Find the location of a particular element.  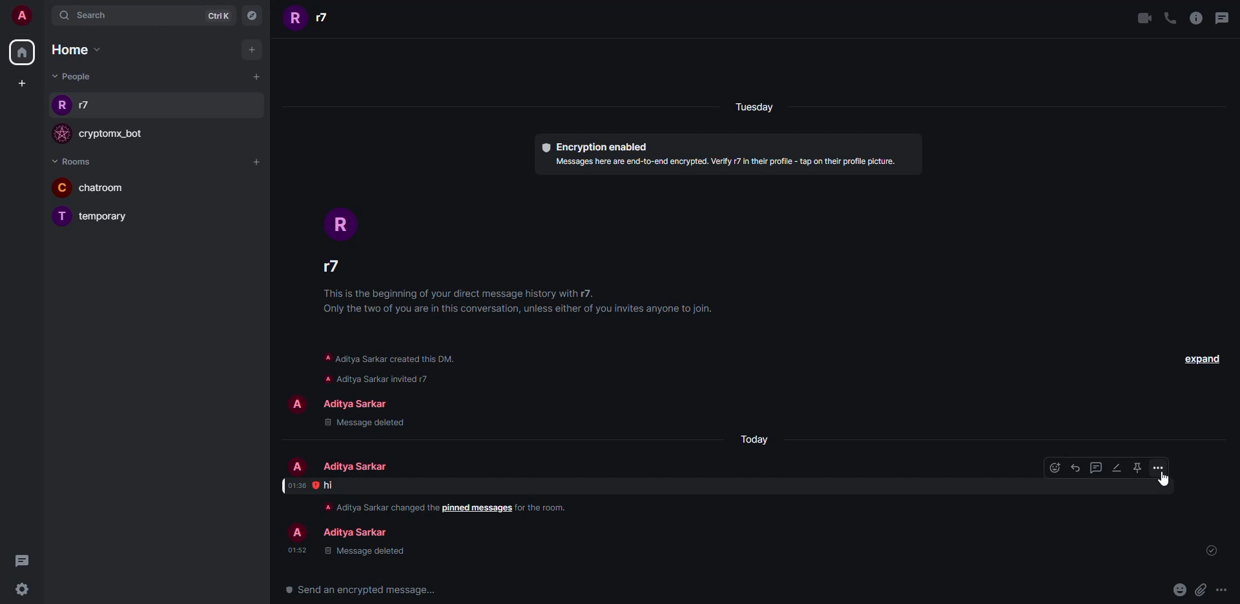

room is located at coordinates (107, 188).